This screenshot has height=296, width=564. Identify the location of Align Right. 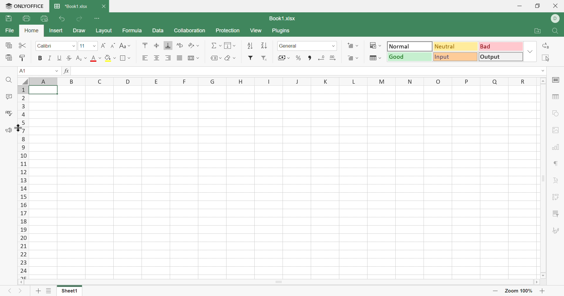
(168, 58).